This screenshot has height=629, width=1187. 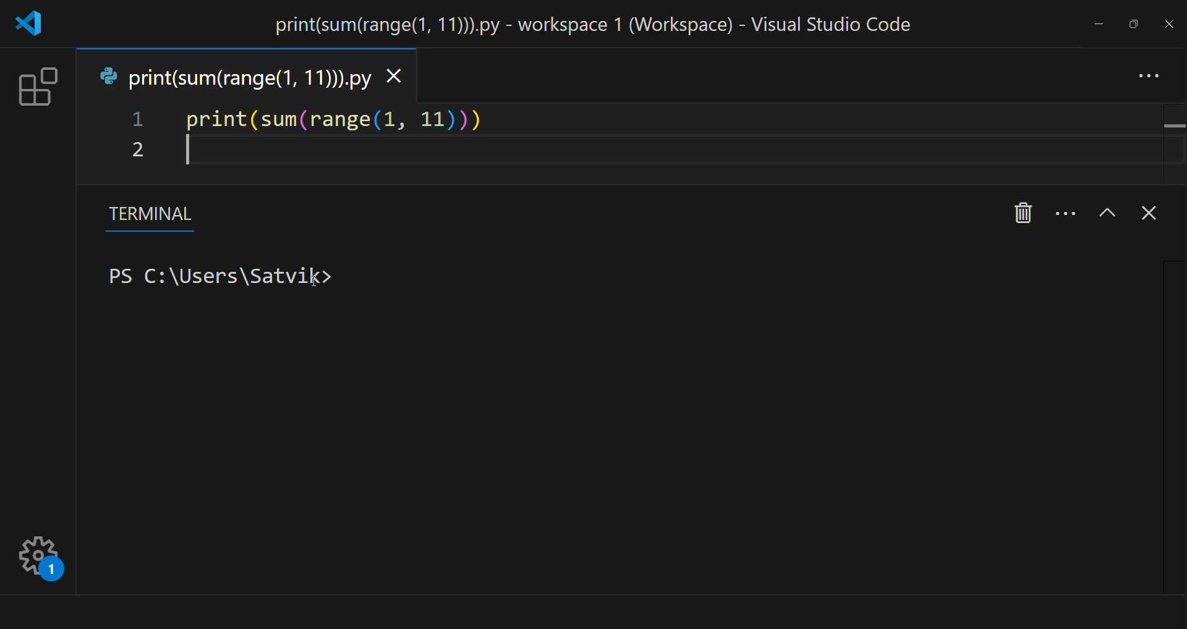 I want to click on minimize, so click(x=1095, y=24).